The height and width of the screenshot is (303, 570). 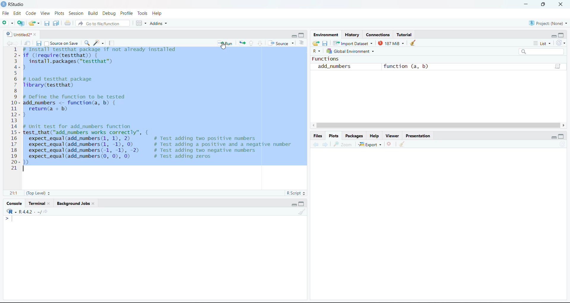 I want to click on Environment, so click(x=326, y=34).